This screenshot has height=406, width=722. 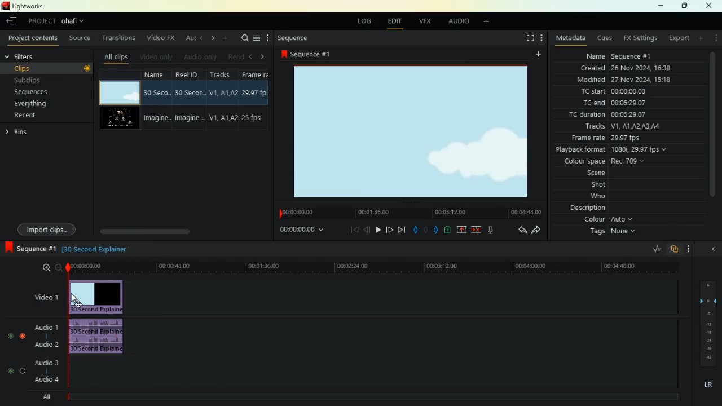 I want to click on colour space, so click(x=604, y=162).